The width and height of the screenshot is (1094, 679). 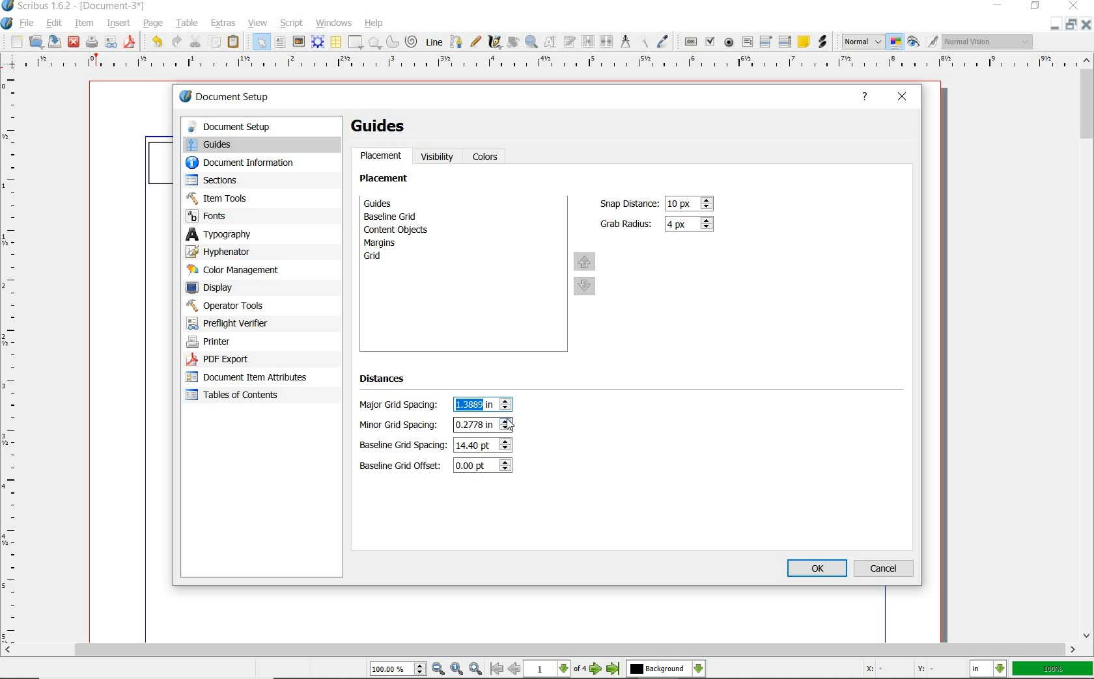 What do you see at coordinates (532, 43) in the screenshot?
I see `zoom in or zoom out` at bounding box center [532, 43].